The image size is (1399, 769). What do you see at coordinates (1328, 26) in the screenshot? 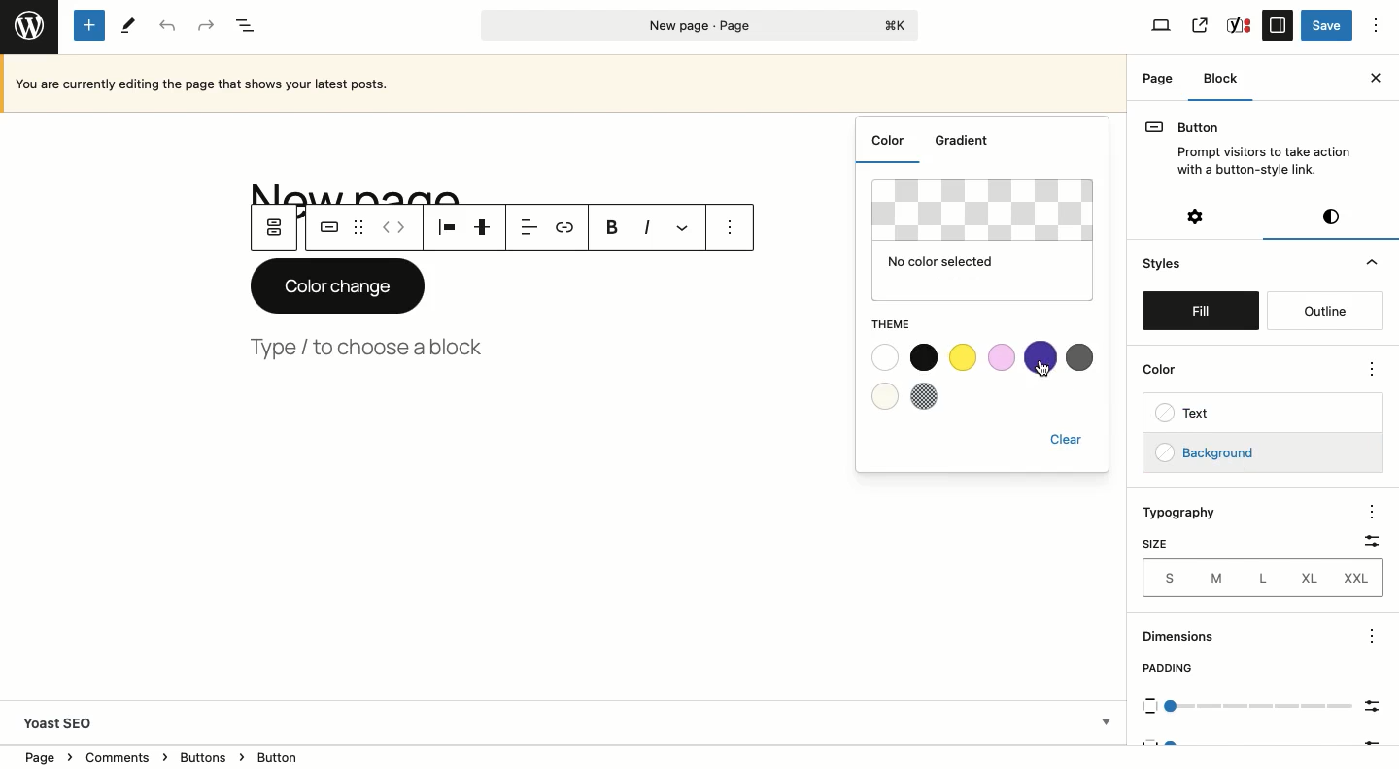
I see `Save` at bounding box center [1328, 26].